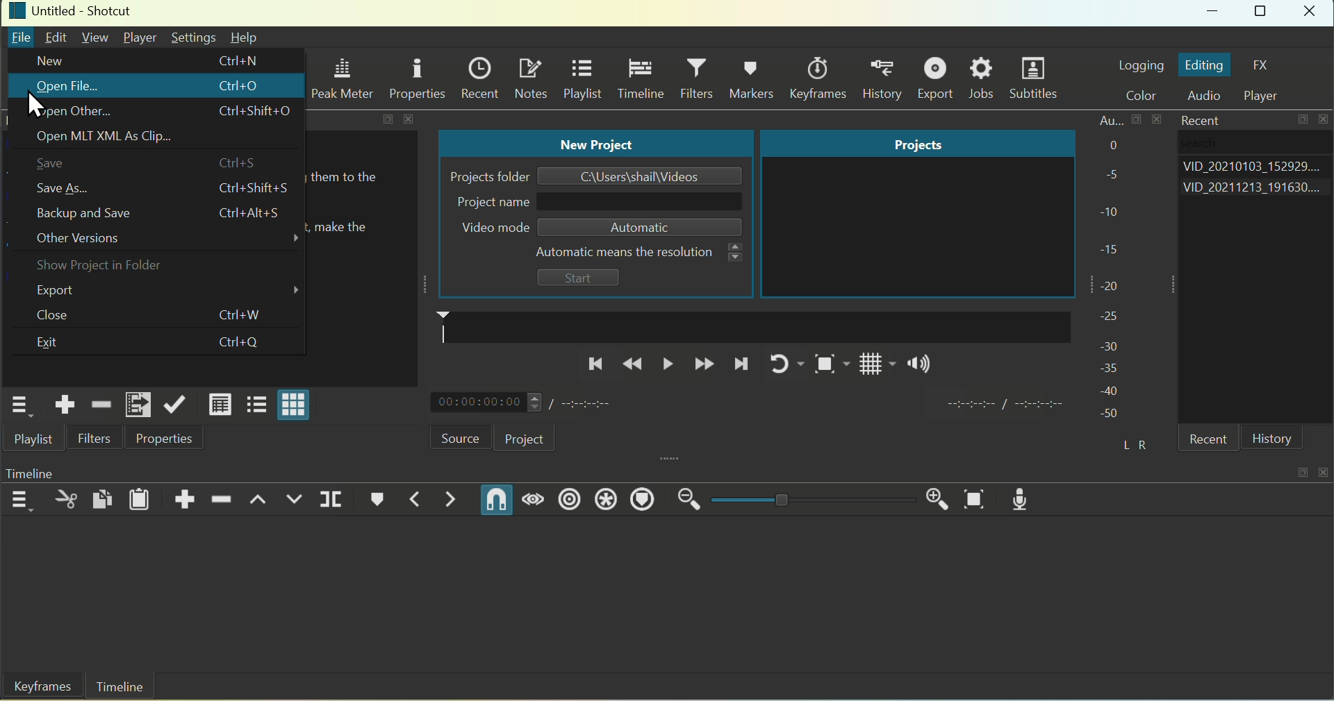 The width and height of the screenshot is (1334, 701). Describe the element at coordinates (240, 316) in the screenshot. I see `Ctrl_W` at that location.